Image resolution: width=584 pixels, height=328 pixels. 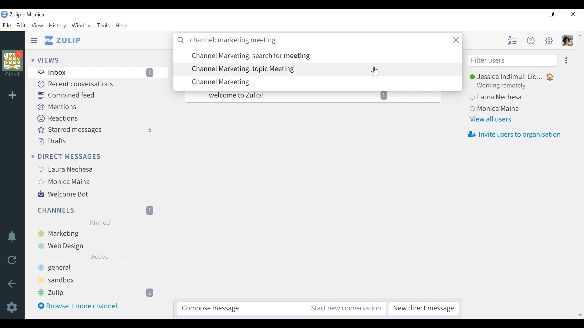 What do you see at coordinates (68, 95) in the screenshot?
I see `Combined feed` at bounding box center [68, 95].